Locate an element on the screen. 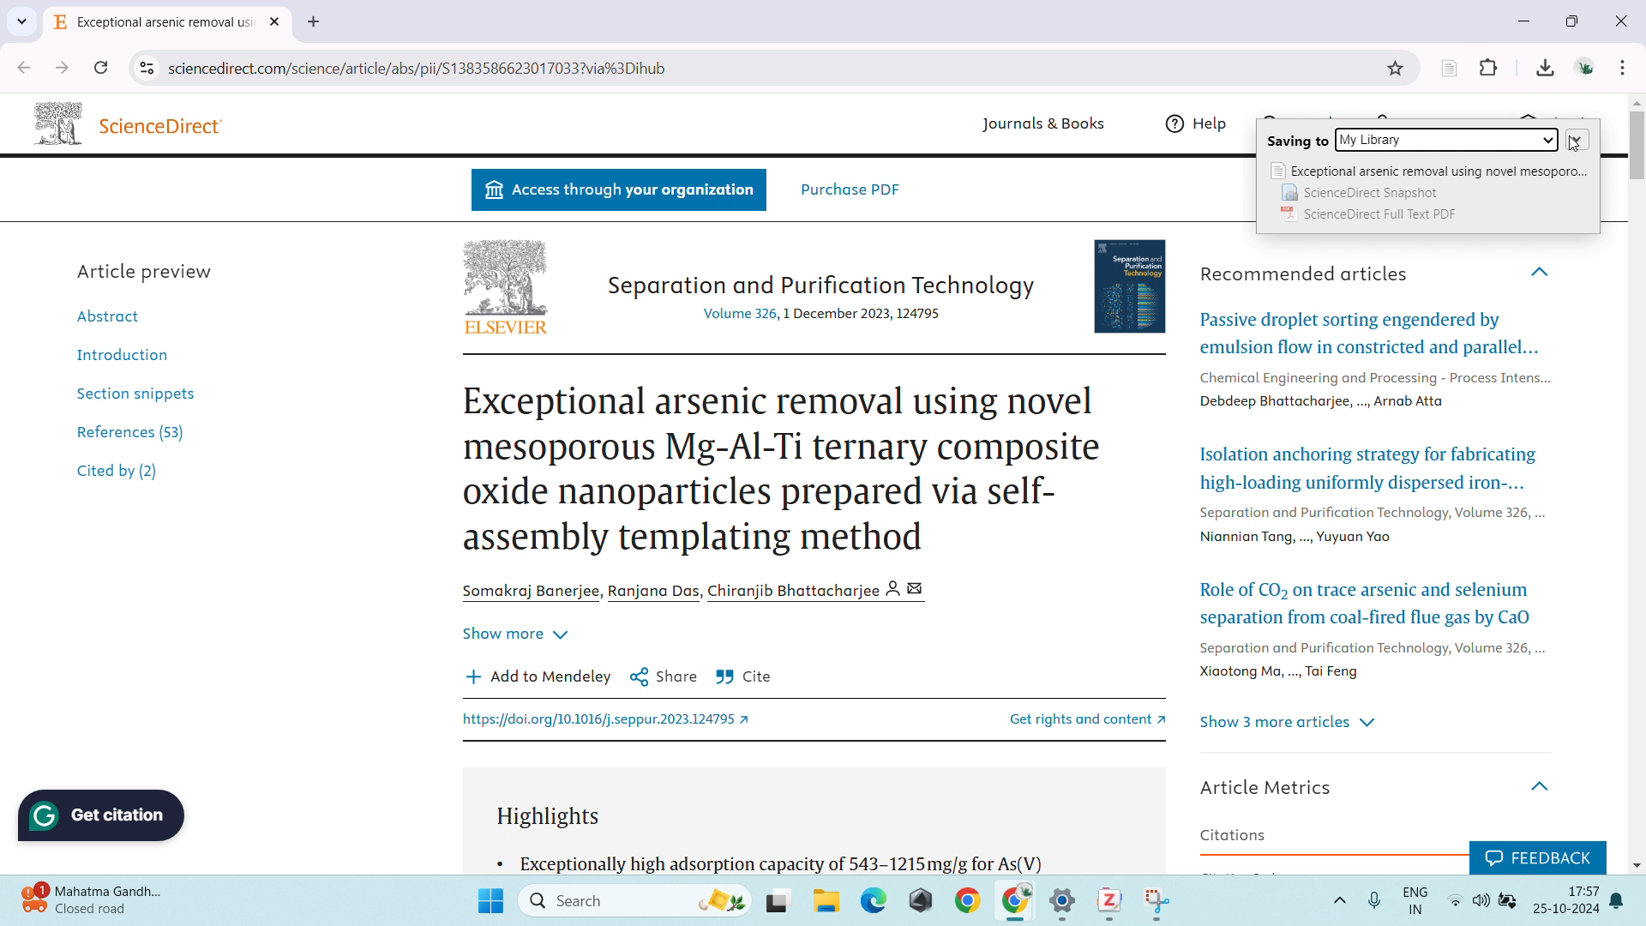  new tab is located at coordinates (314, 22).